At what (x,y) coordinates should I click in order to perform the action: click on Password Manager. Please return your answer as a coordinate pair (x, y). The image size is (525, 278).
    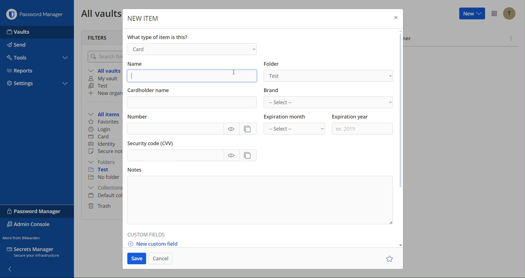
    Looking at the image, I should click on (38, 15).